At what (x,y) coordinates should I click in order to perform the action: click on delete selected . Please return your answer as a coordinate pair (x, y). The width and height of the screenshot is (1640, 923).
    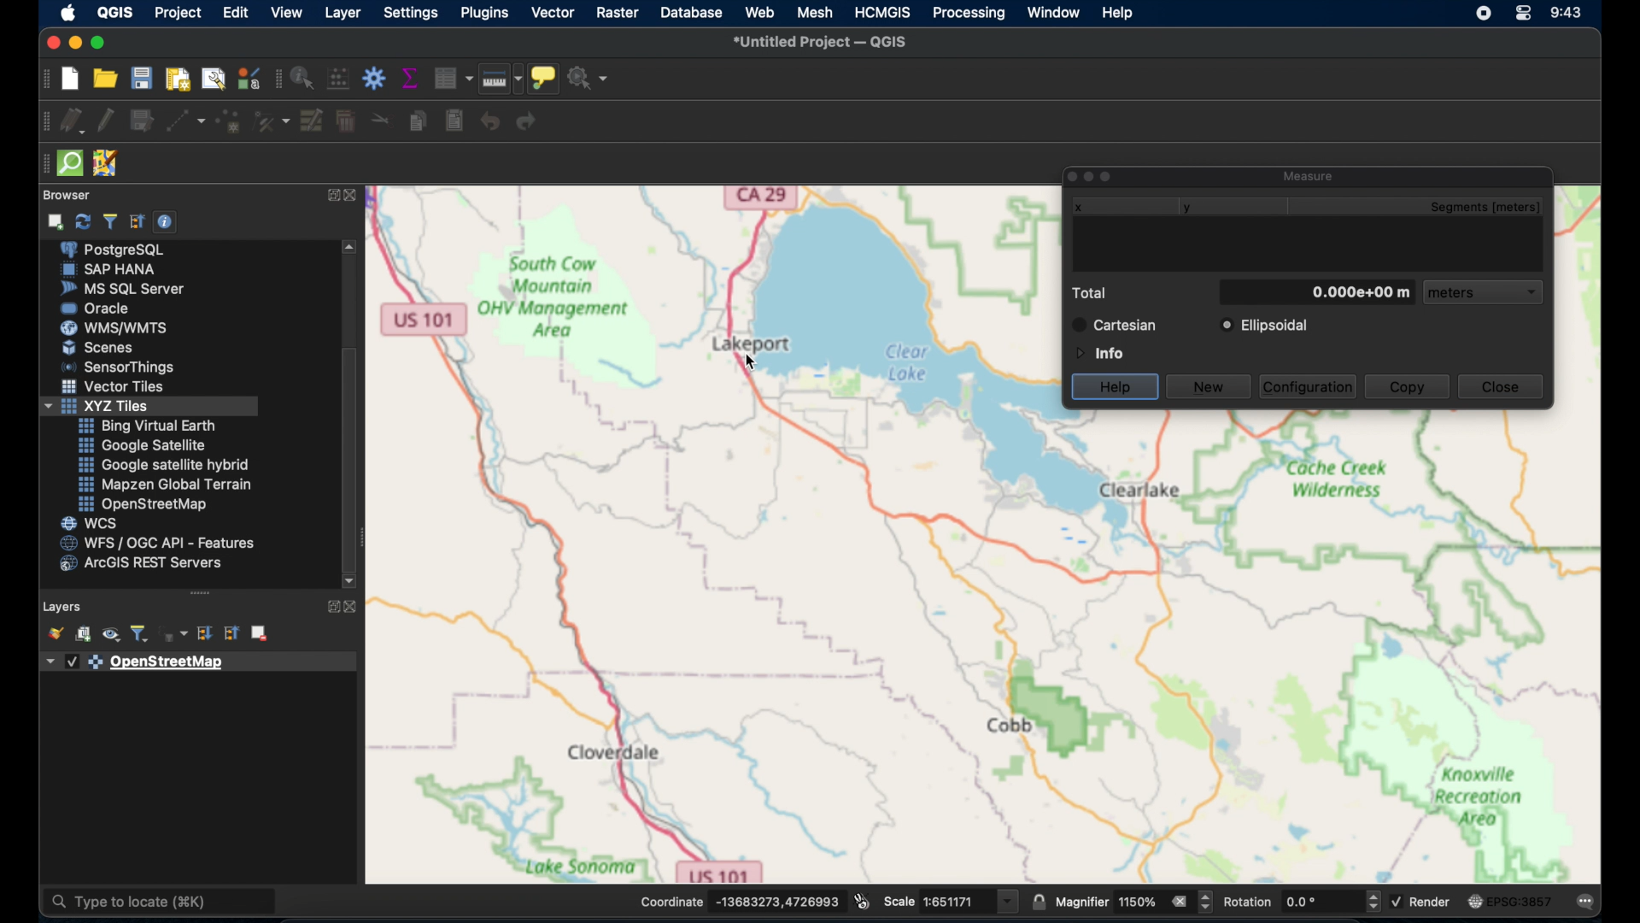
    Looking at the image, I should click on (345, 122).